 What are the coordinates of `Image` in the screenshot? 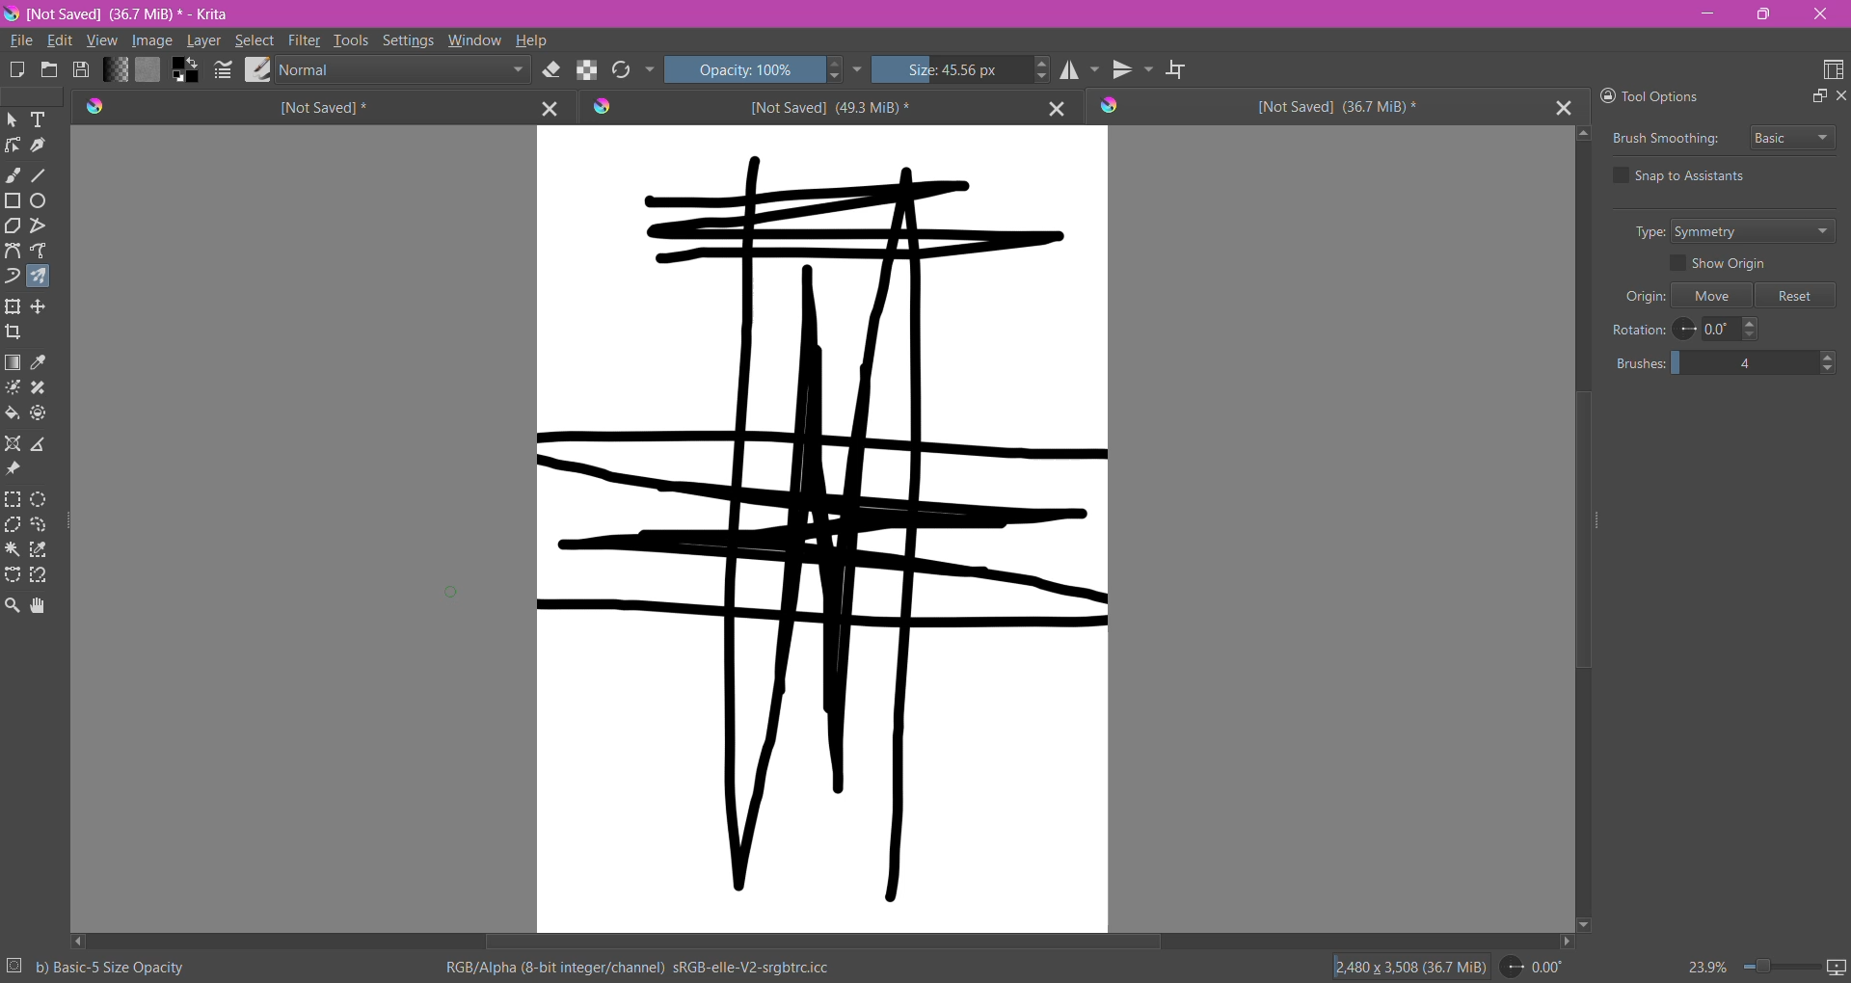 It's located at (151, 42).